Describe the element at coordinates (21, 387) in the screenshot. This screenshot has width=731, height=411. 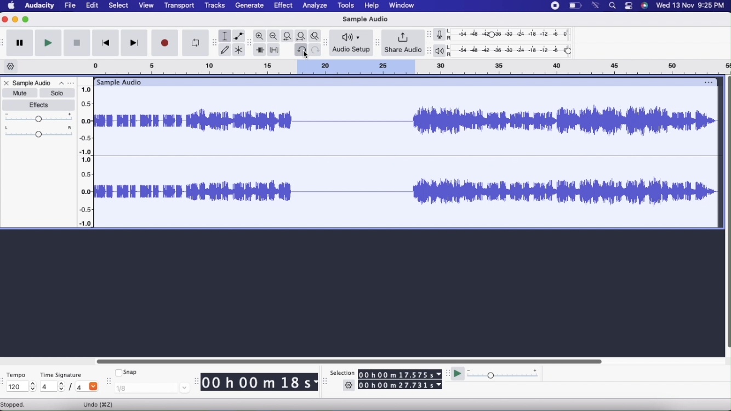
I see `120` at that location.